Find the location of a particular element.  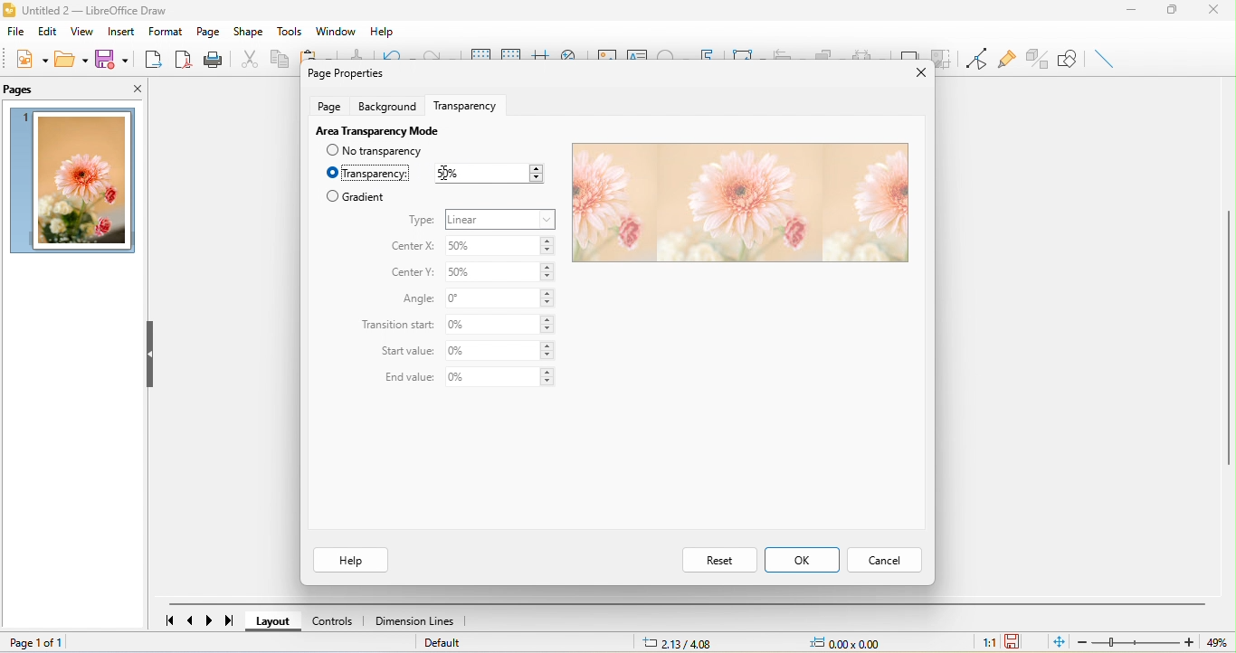

cancel is located at coordinates (883, 562).